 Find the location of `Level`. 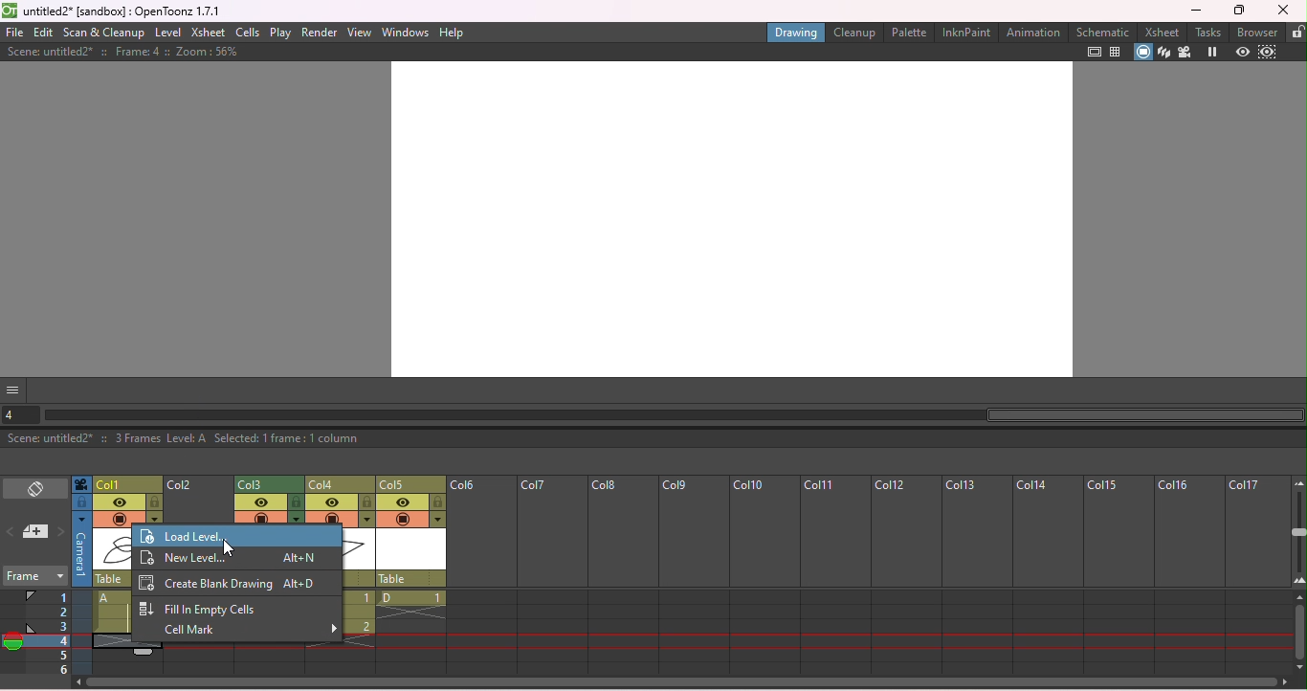

Level is located at coordinates (167, 33).